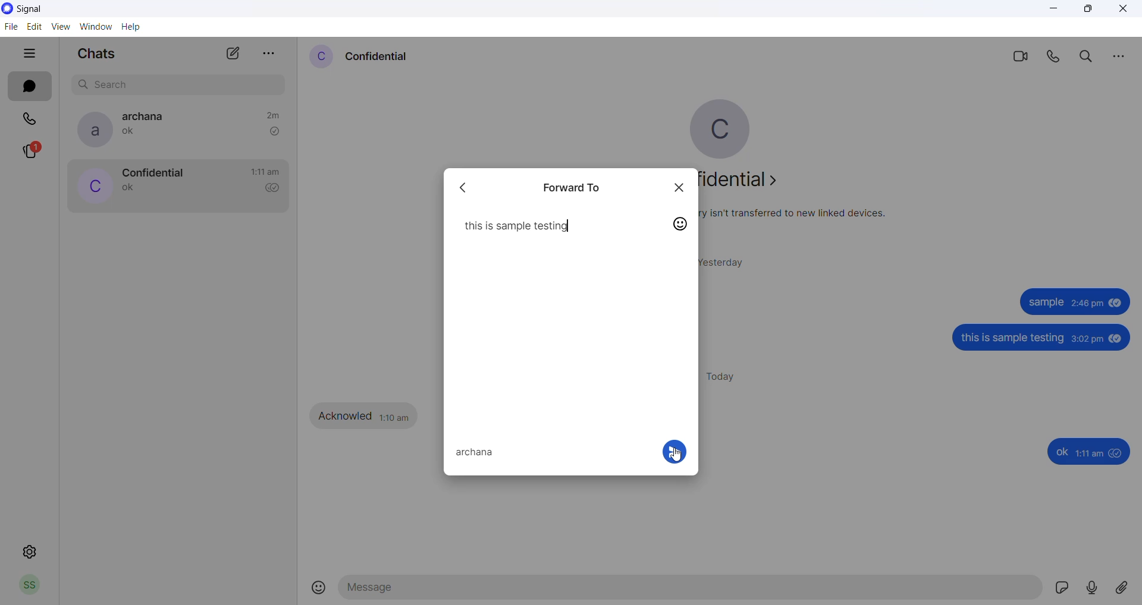 The width and height of the screenshot is (1142, 605). Describe the element at coordinates (32, 117) in the screenshot. I see `calls` at that location.